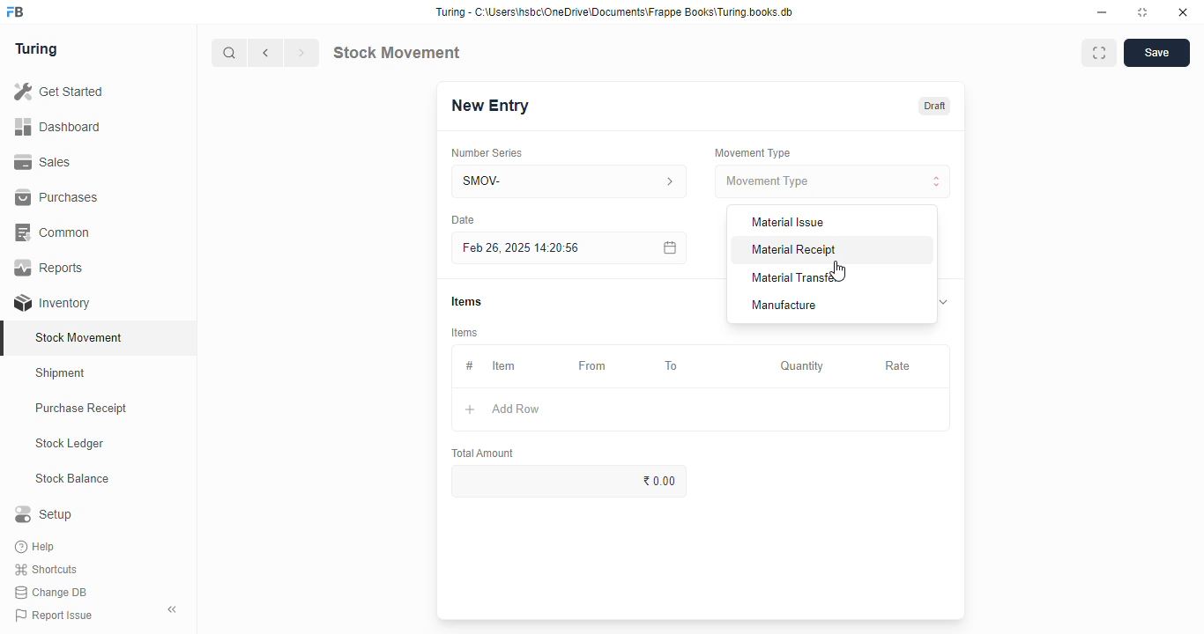  Describe the element at coordinates (46, 570) in the screenshot. I see `shortcuts` at that location.